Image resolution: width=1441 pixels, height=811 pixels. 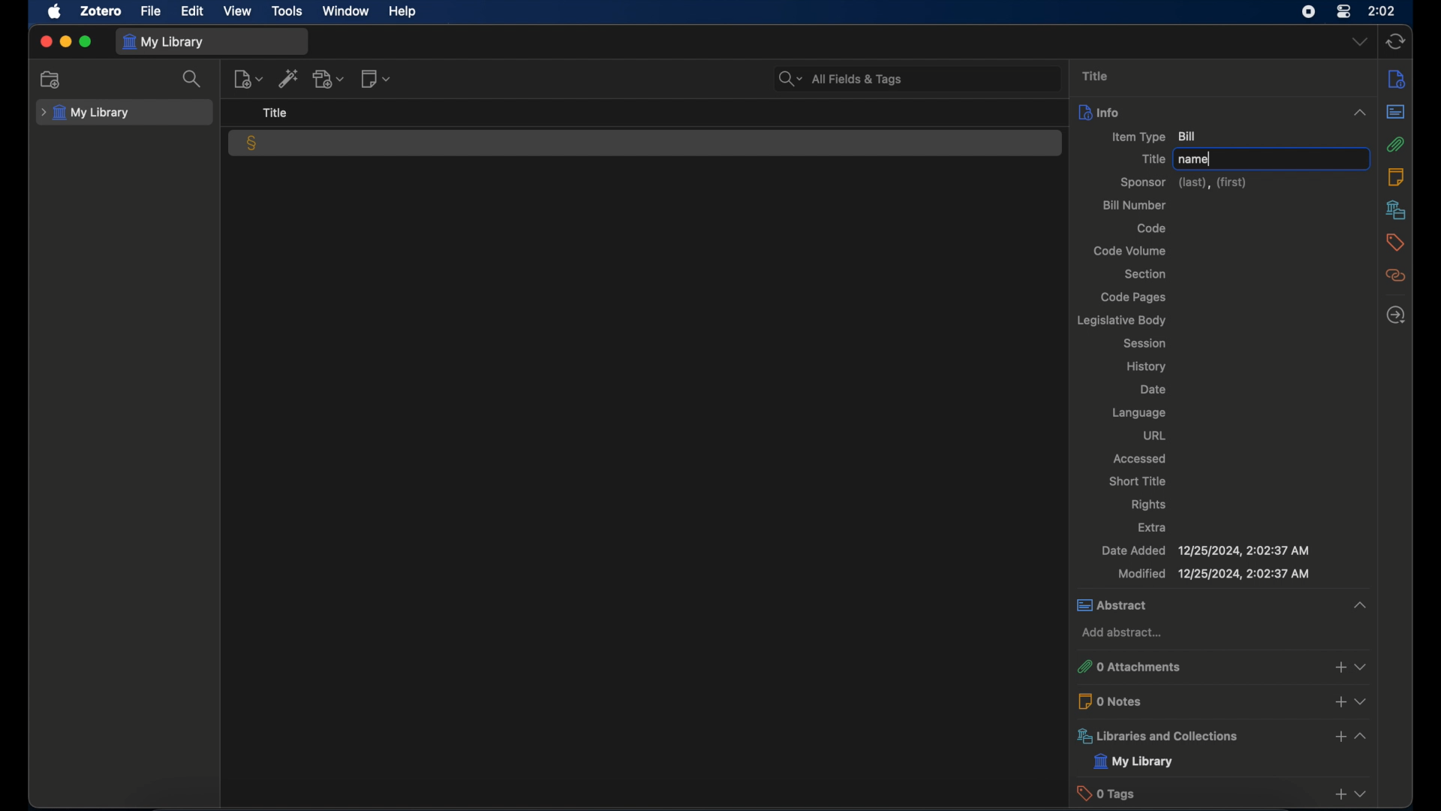 I want to click on short title, so click(x=1139, y=481).